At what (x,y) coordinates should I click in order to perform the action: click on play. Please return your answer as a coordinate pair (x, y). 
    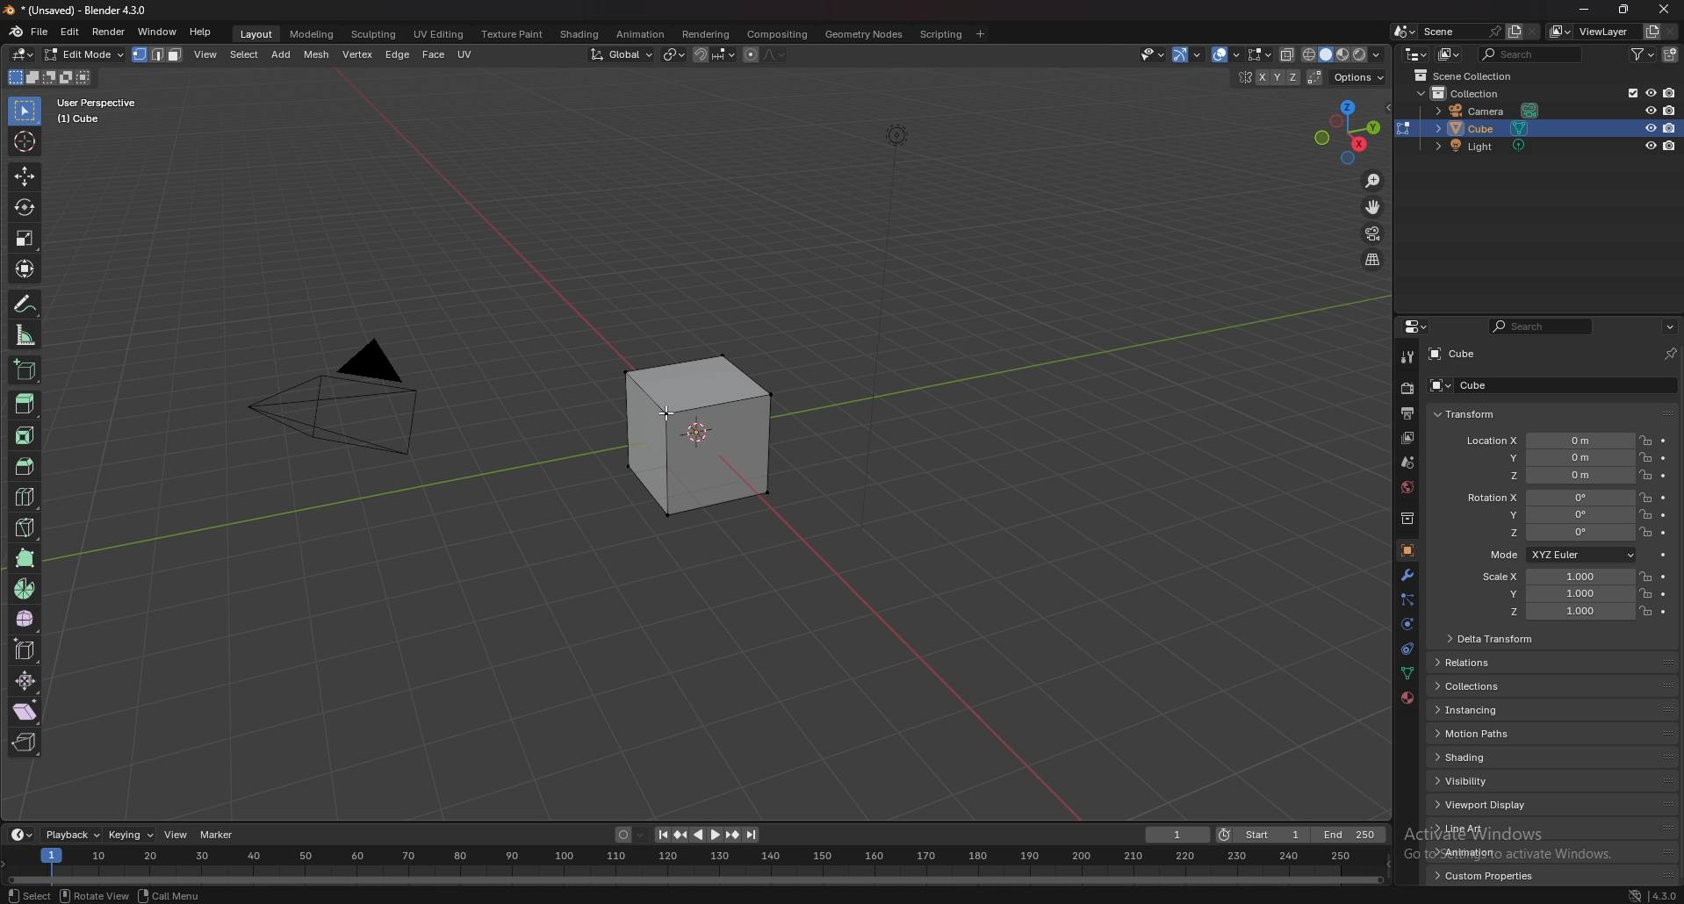
    Looking at the image, I should click on (707, 835).